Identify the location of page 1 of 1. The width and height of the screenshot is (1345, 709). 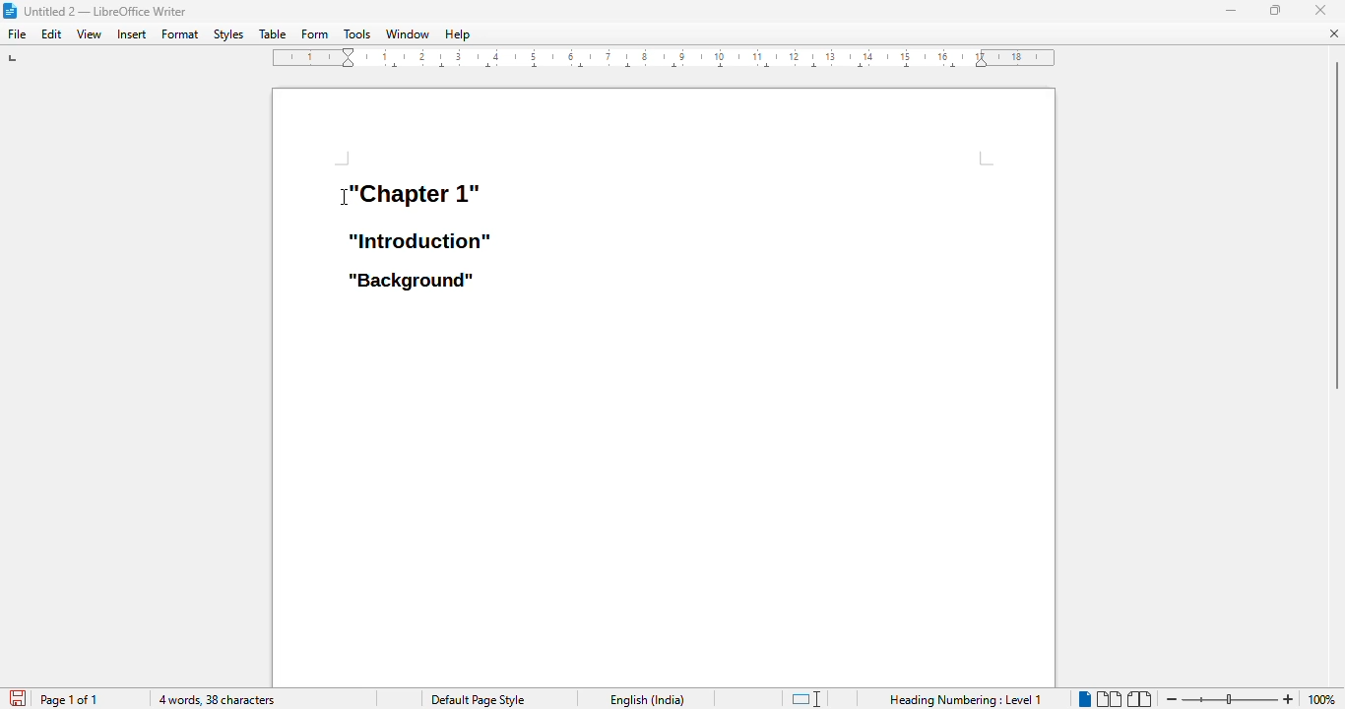
(70, 699).